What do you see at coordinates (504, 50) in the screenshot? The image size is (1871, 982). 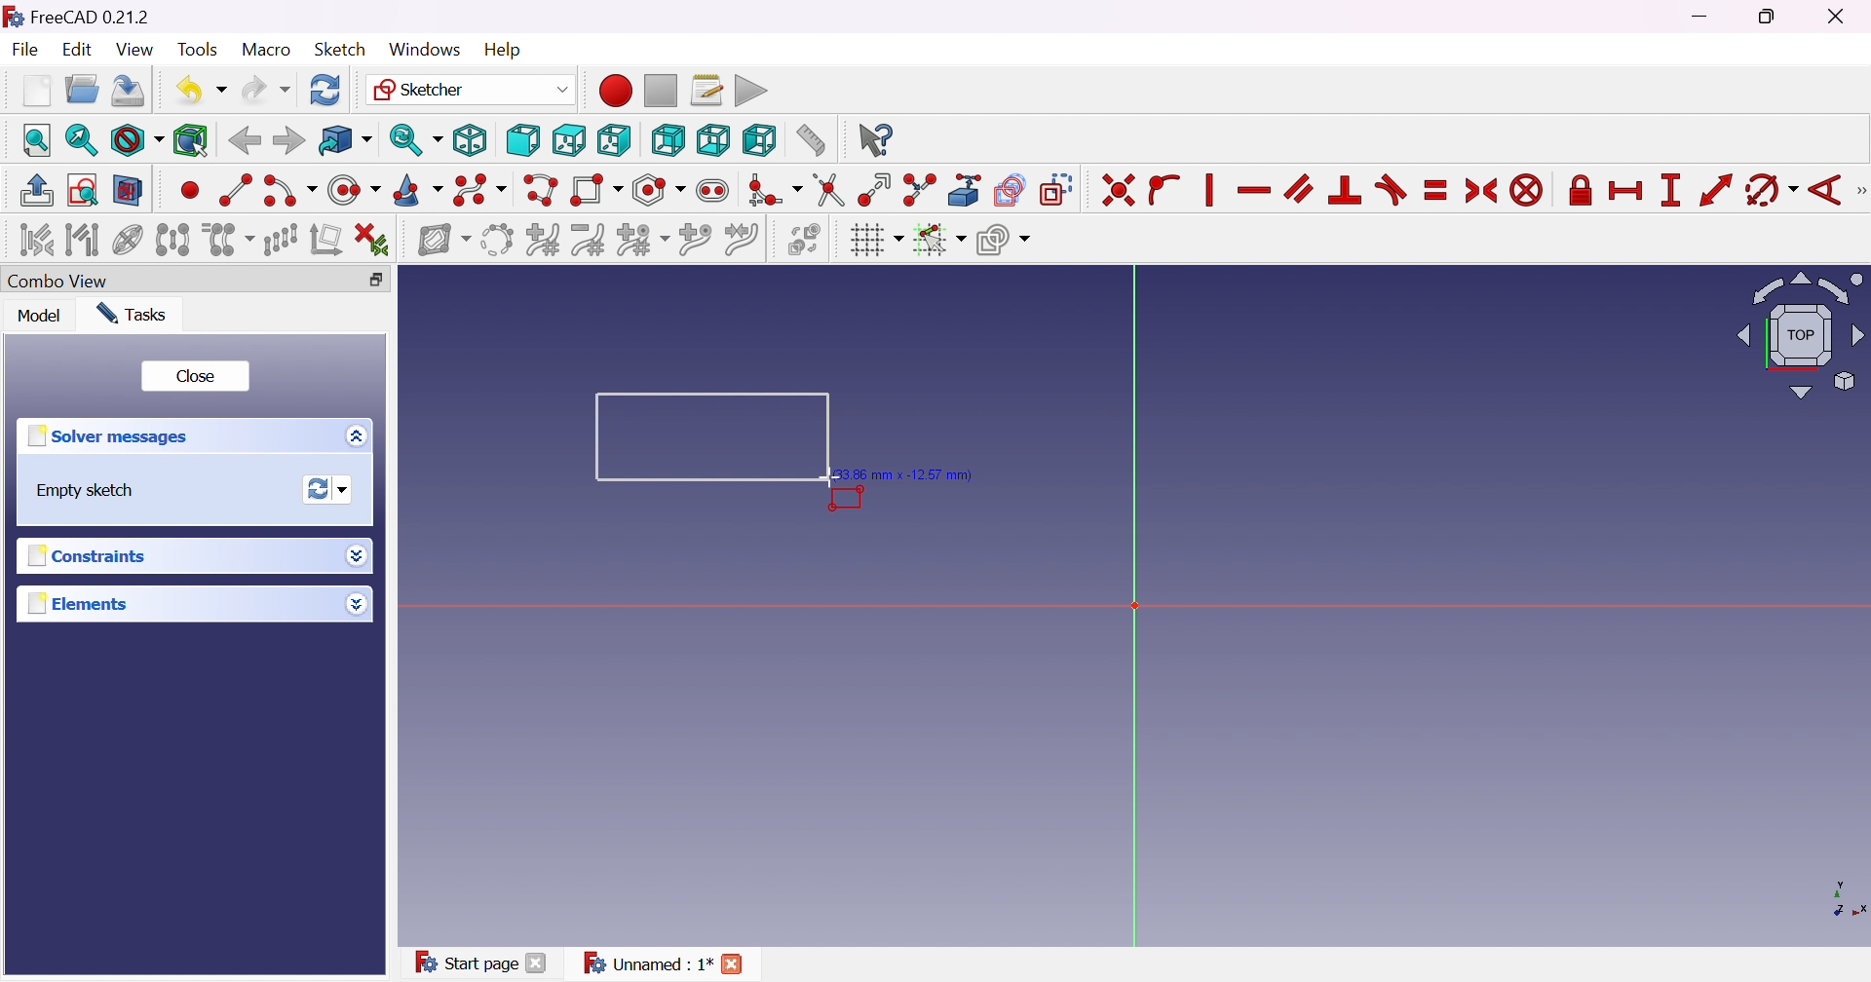 I see `Help` at bounding box center [504, 50].